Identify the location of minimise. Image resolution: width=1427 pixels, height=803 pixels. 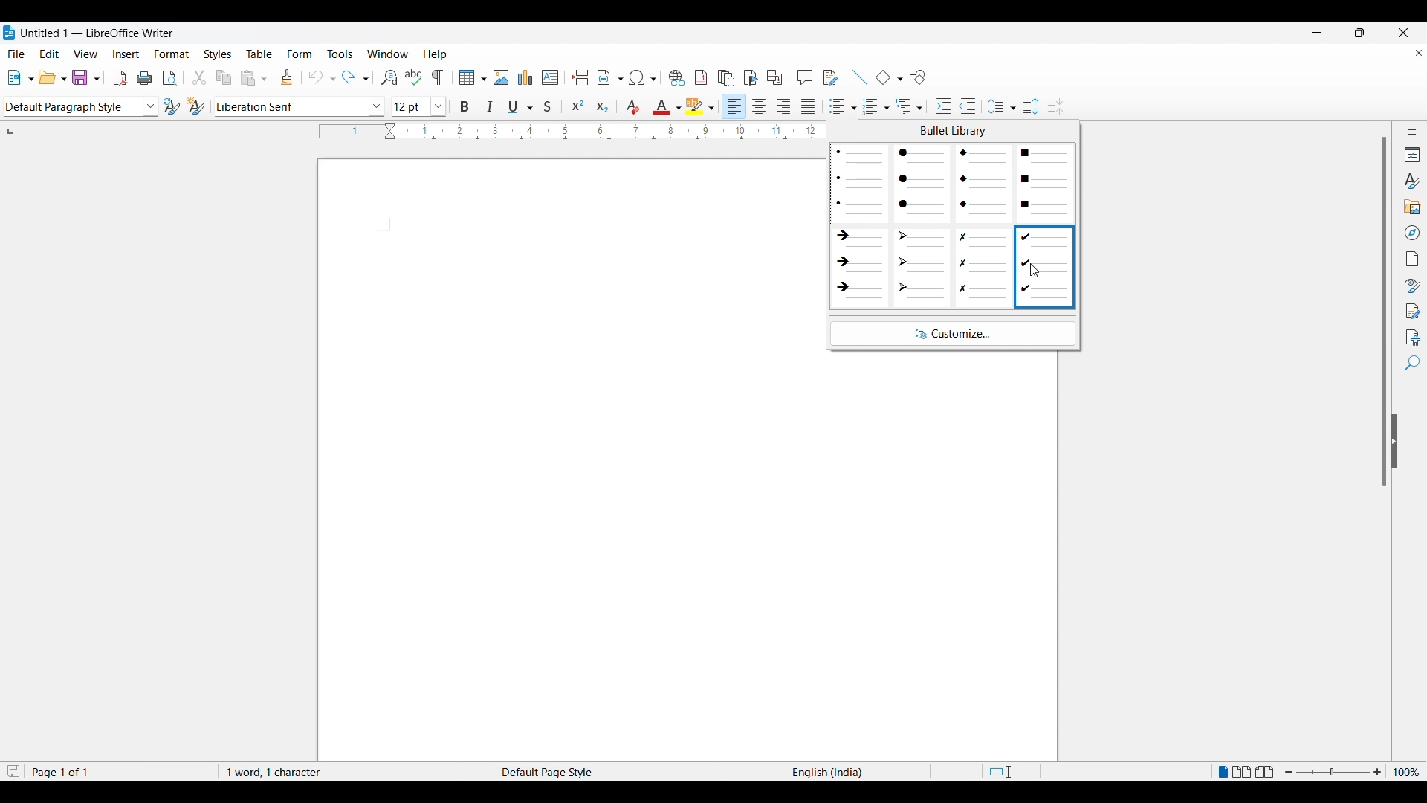
(1323, 32).